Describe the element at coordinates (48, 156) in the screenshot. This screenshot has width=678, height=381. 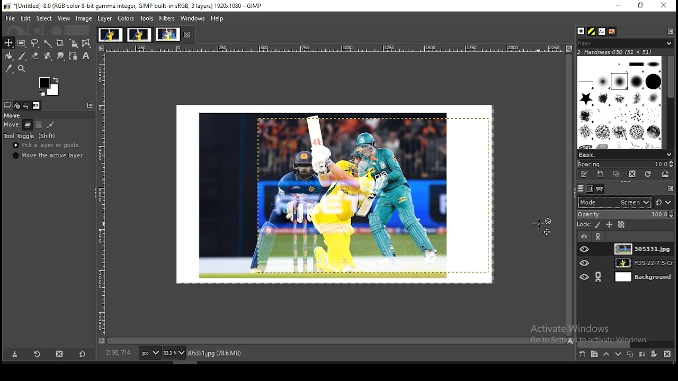
I see `move the active layer` at that location.